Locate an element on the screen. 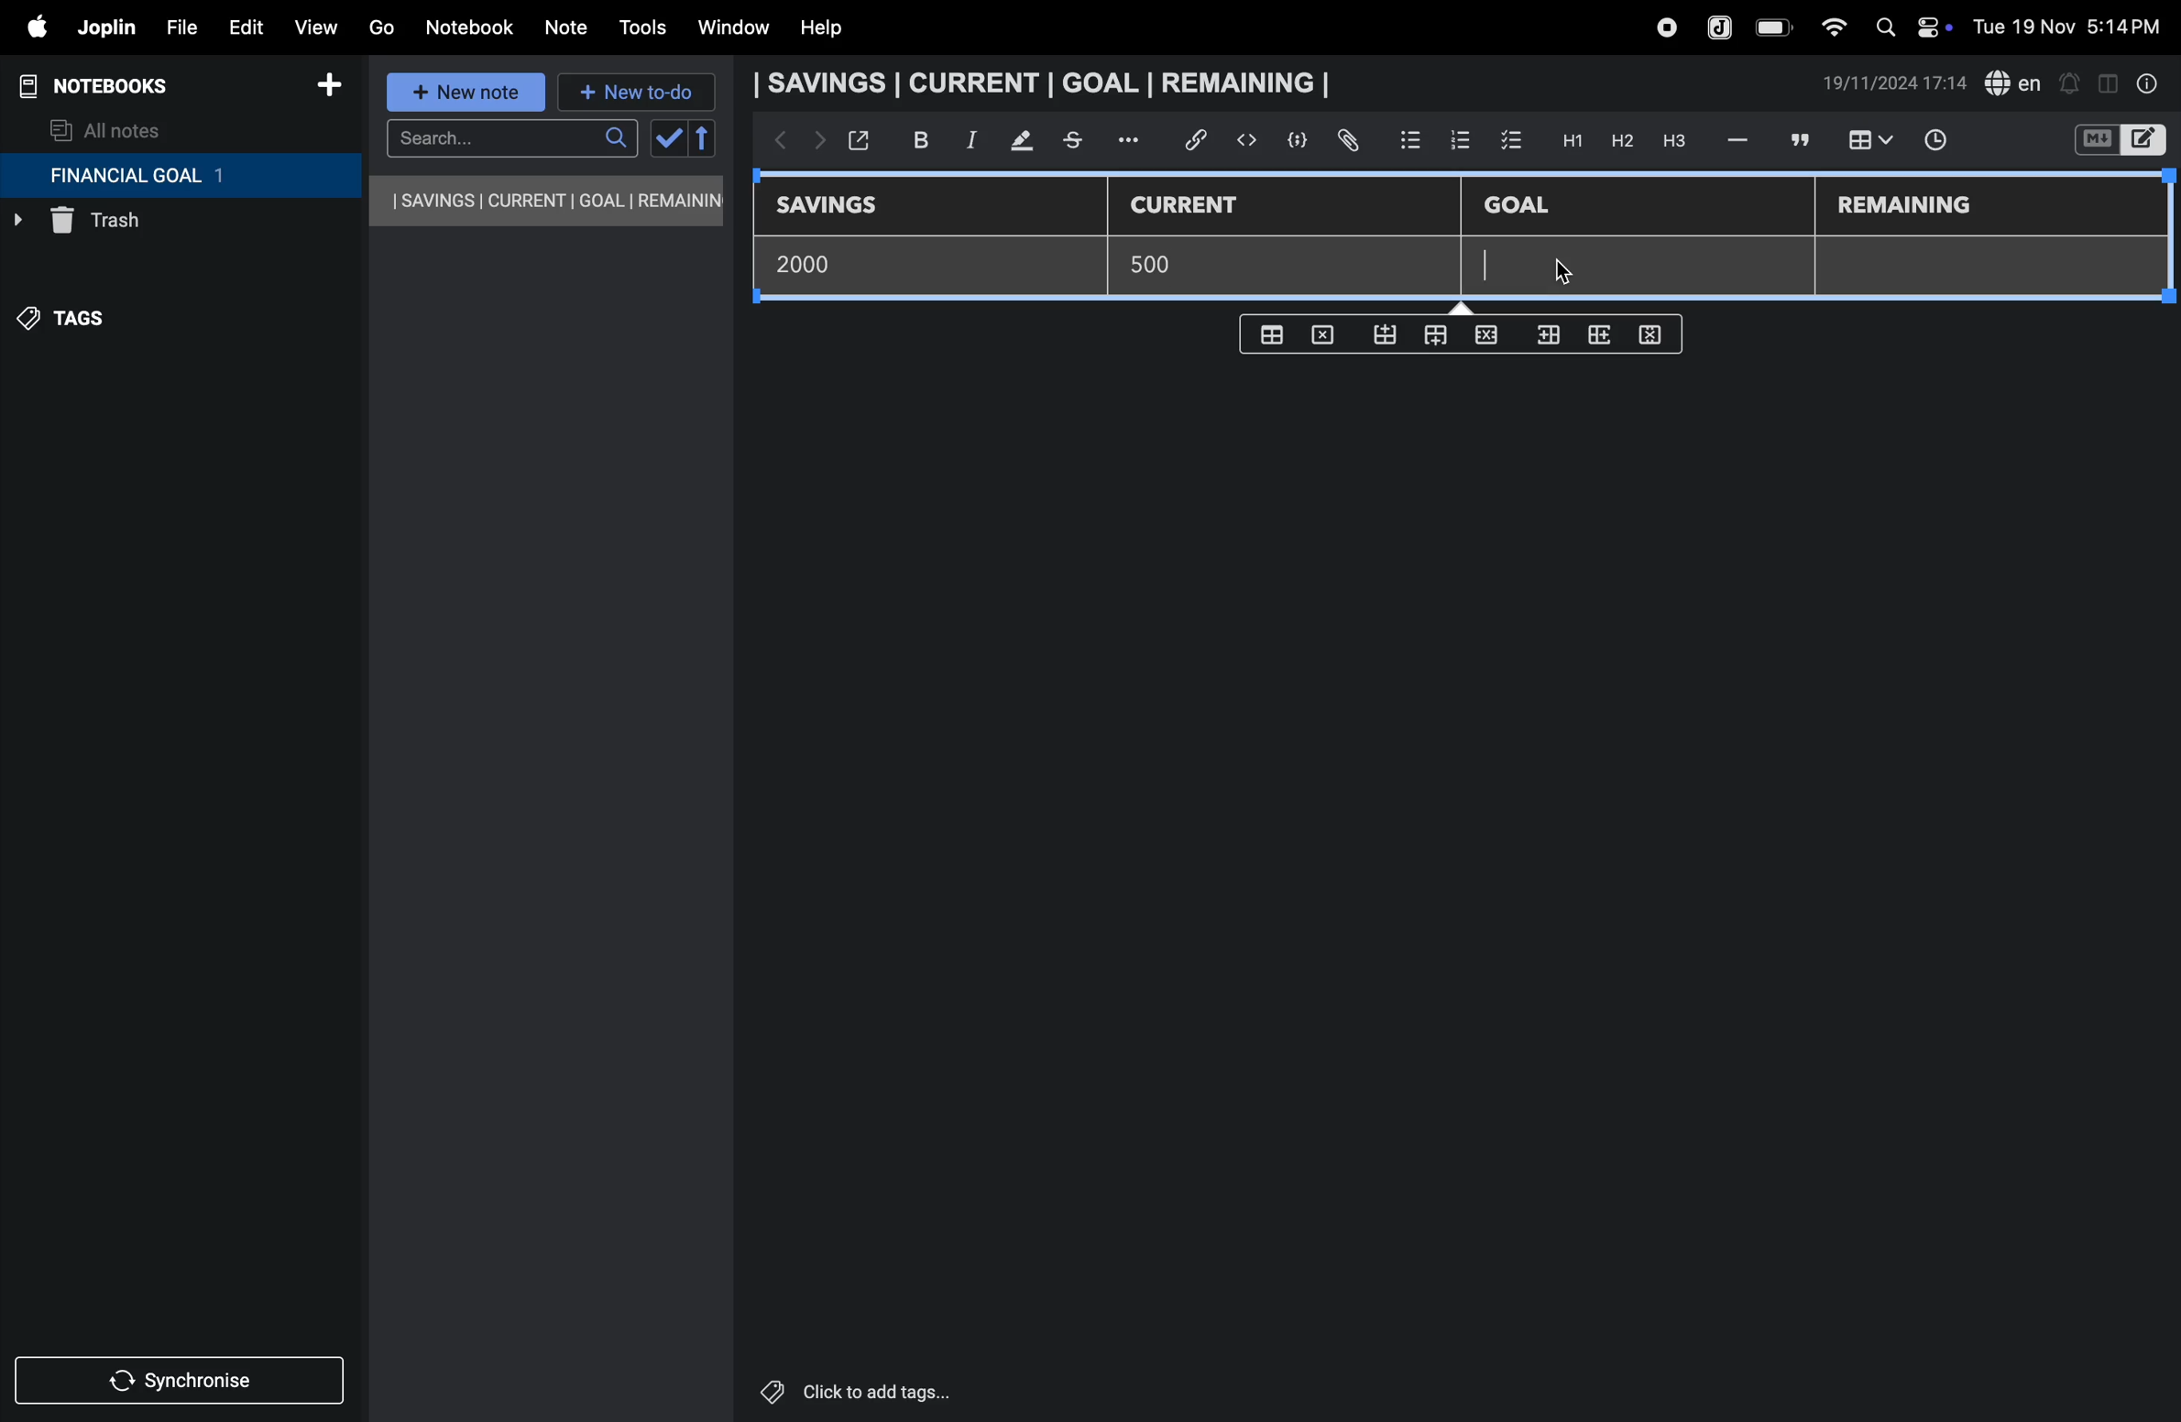 This screenshot has width=2181, height=1422. attach file is located at coordinates (1346, 141).